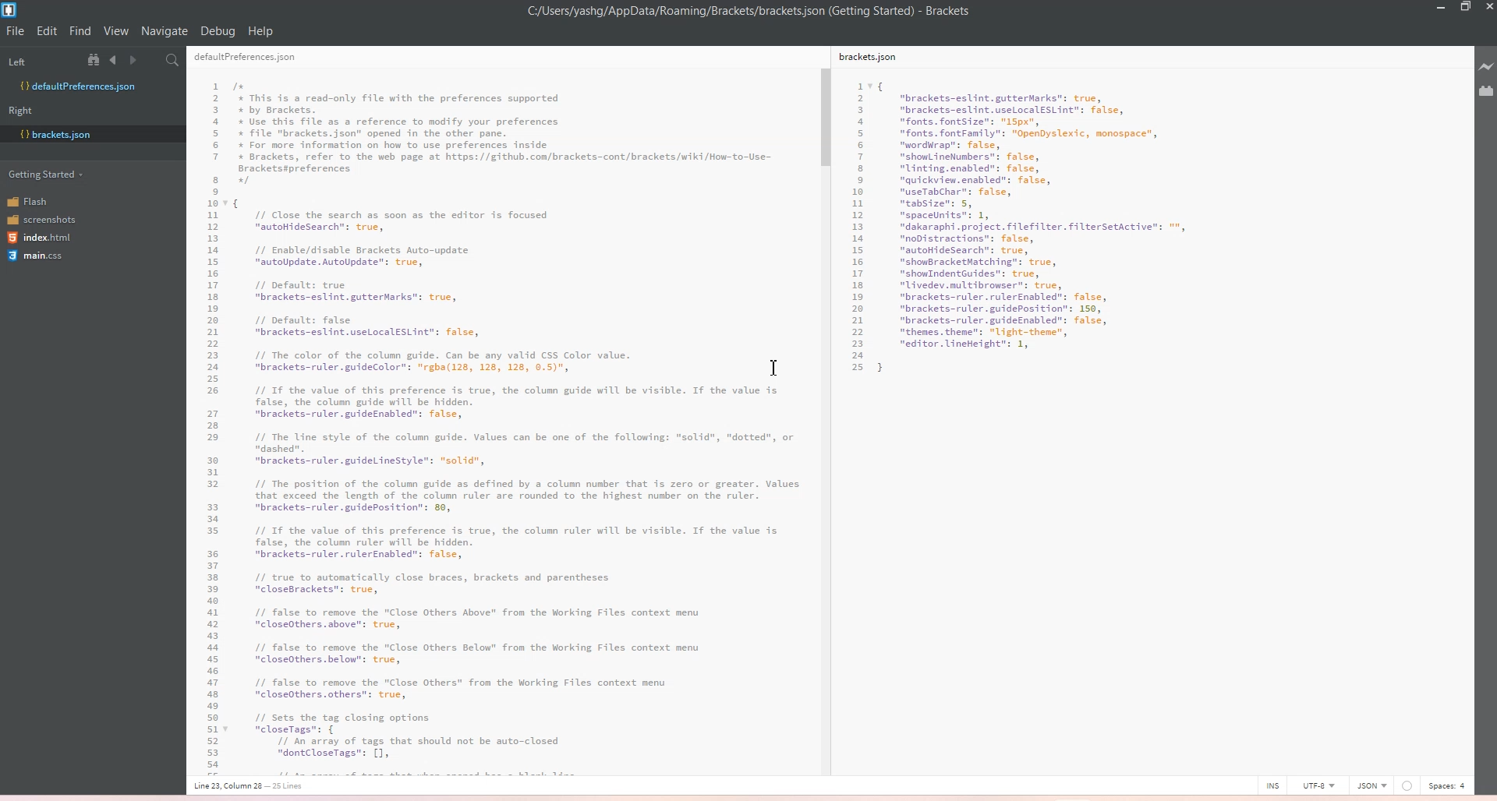  What do you see at coordinates (77, 86) in the screenshot?
I see `Default Preferences.json` at bounding box center [77, 86].